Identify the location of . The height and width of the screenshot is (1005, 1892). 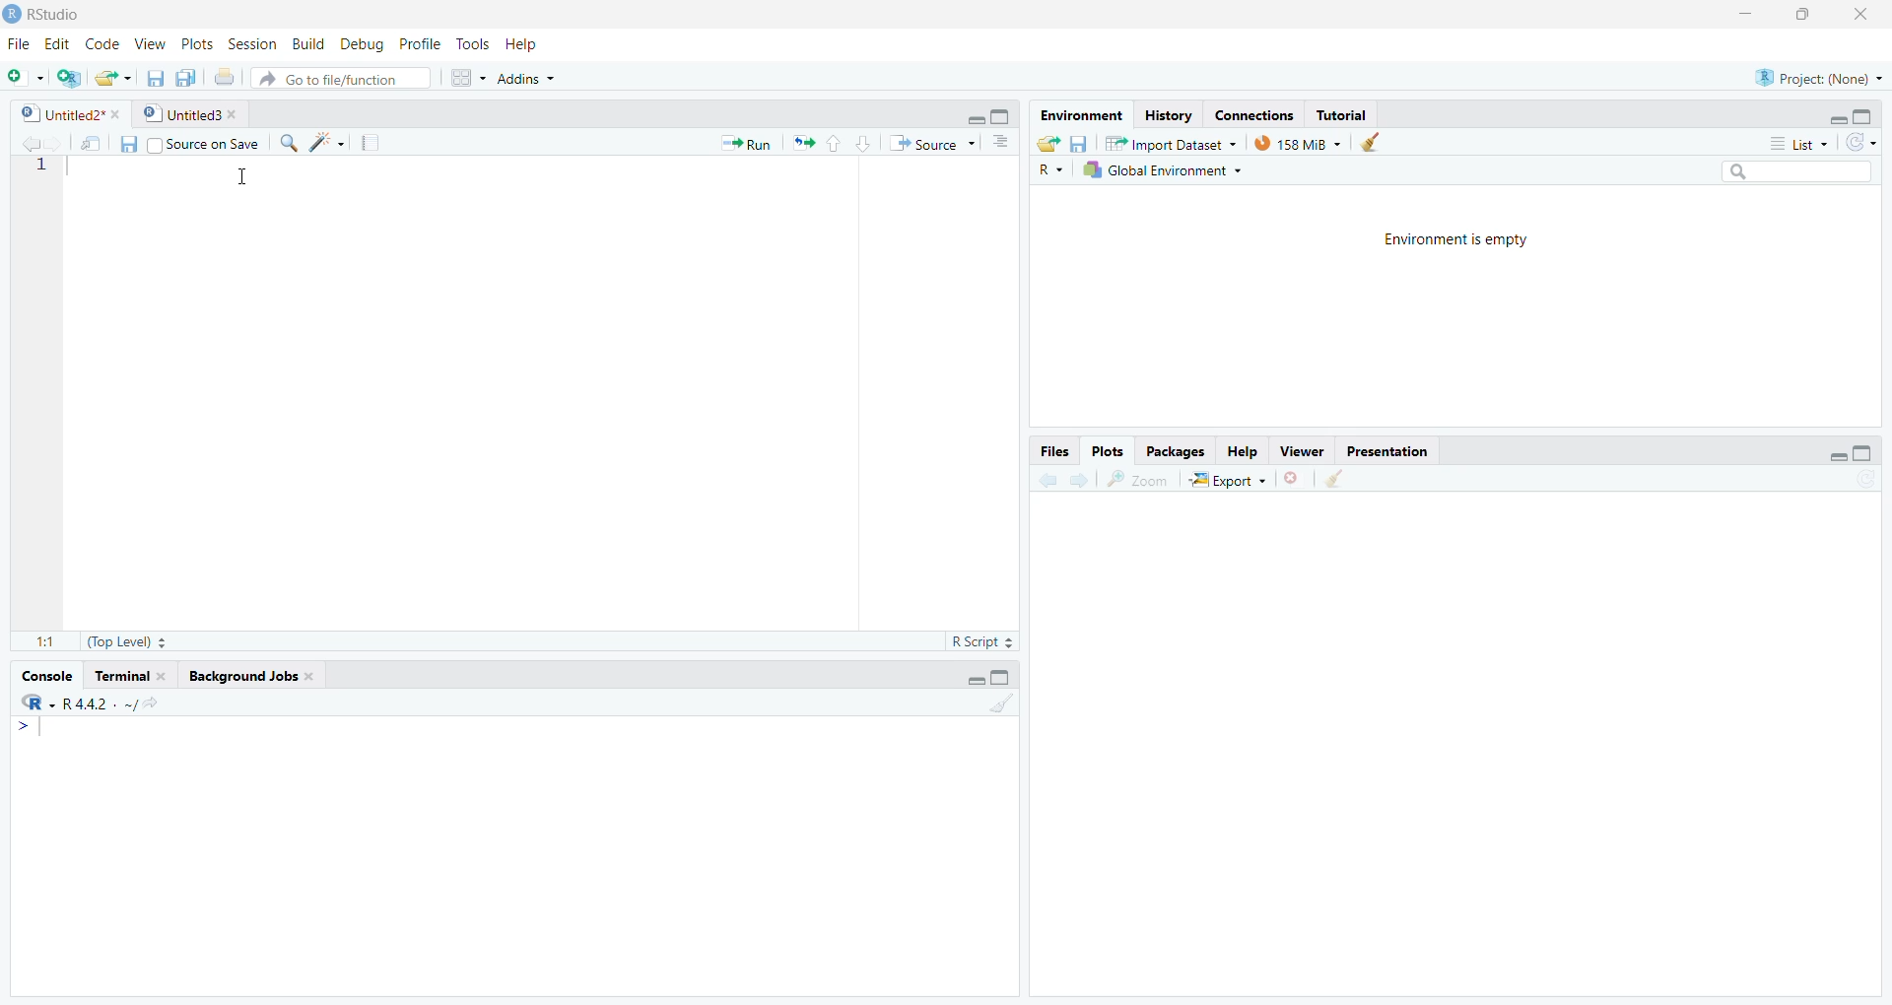
(845, 142).